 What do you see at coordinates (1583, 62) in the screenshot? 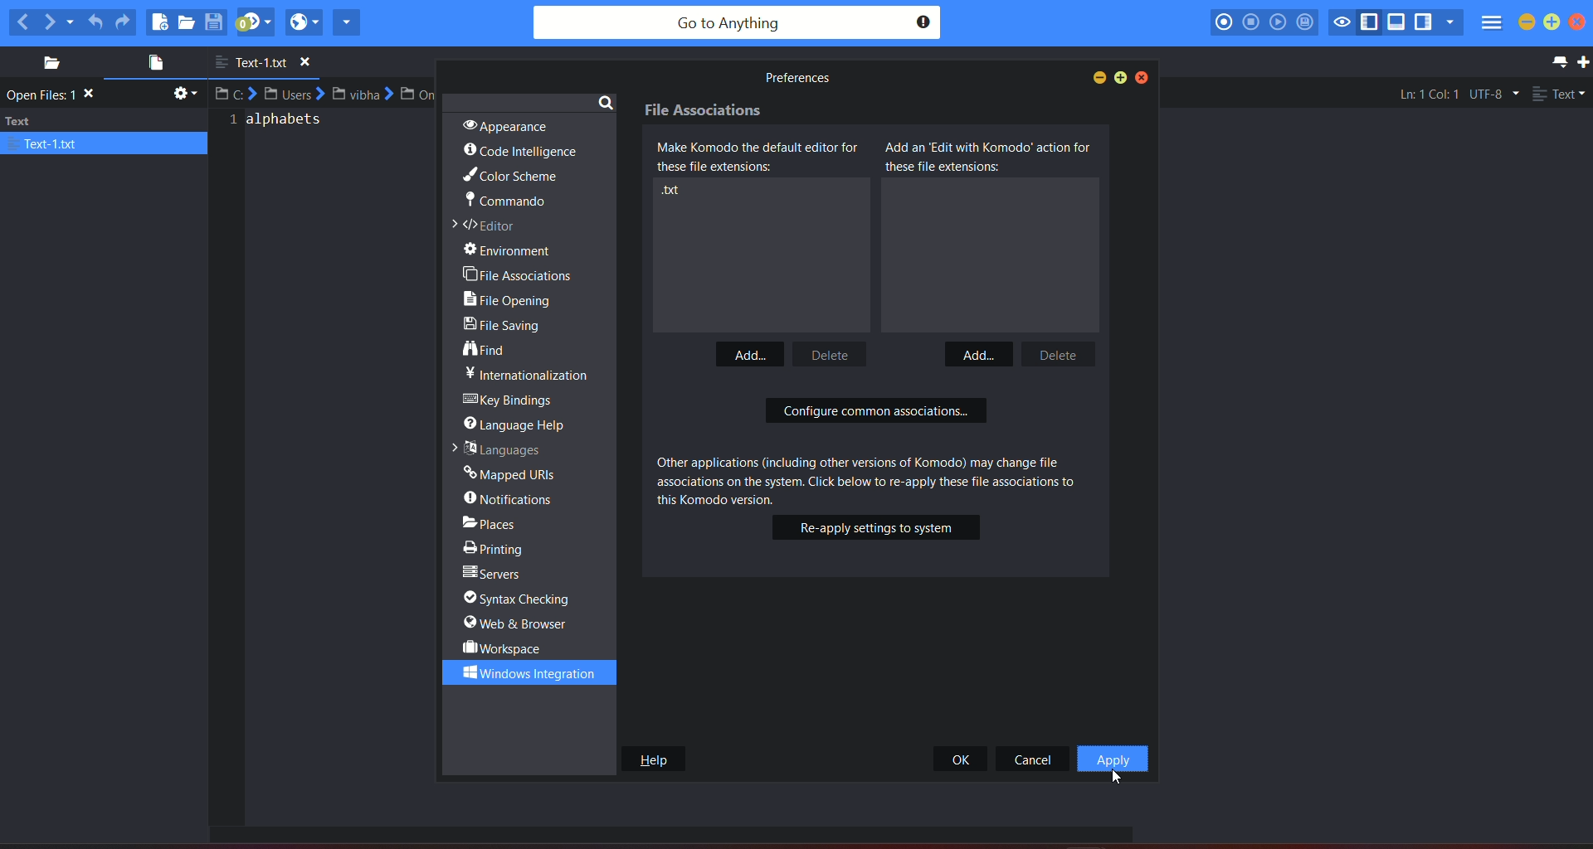
I see `new tab` at bounding box center [1583, 62].